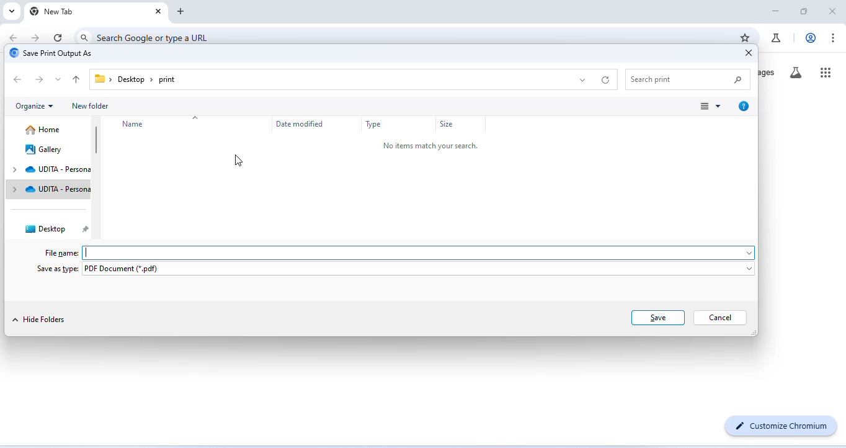 The width and height of the screenshot is (846, 448). Describe the element at coordinates (607, 80) in the screenshot. I see `refresh` at that location.